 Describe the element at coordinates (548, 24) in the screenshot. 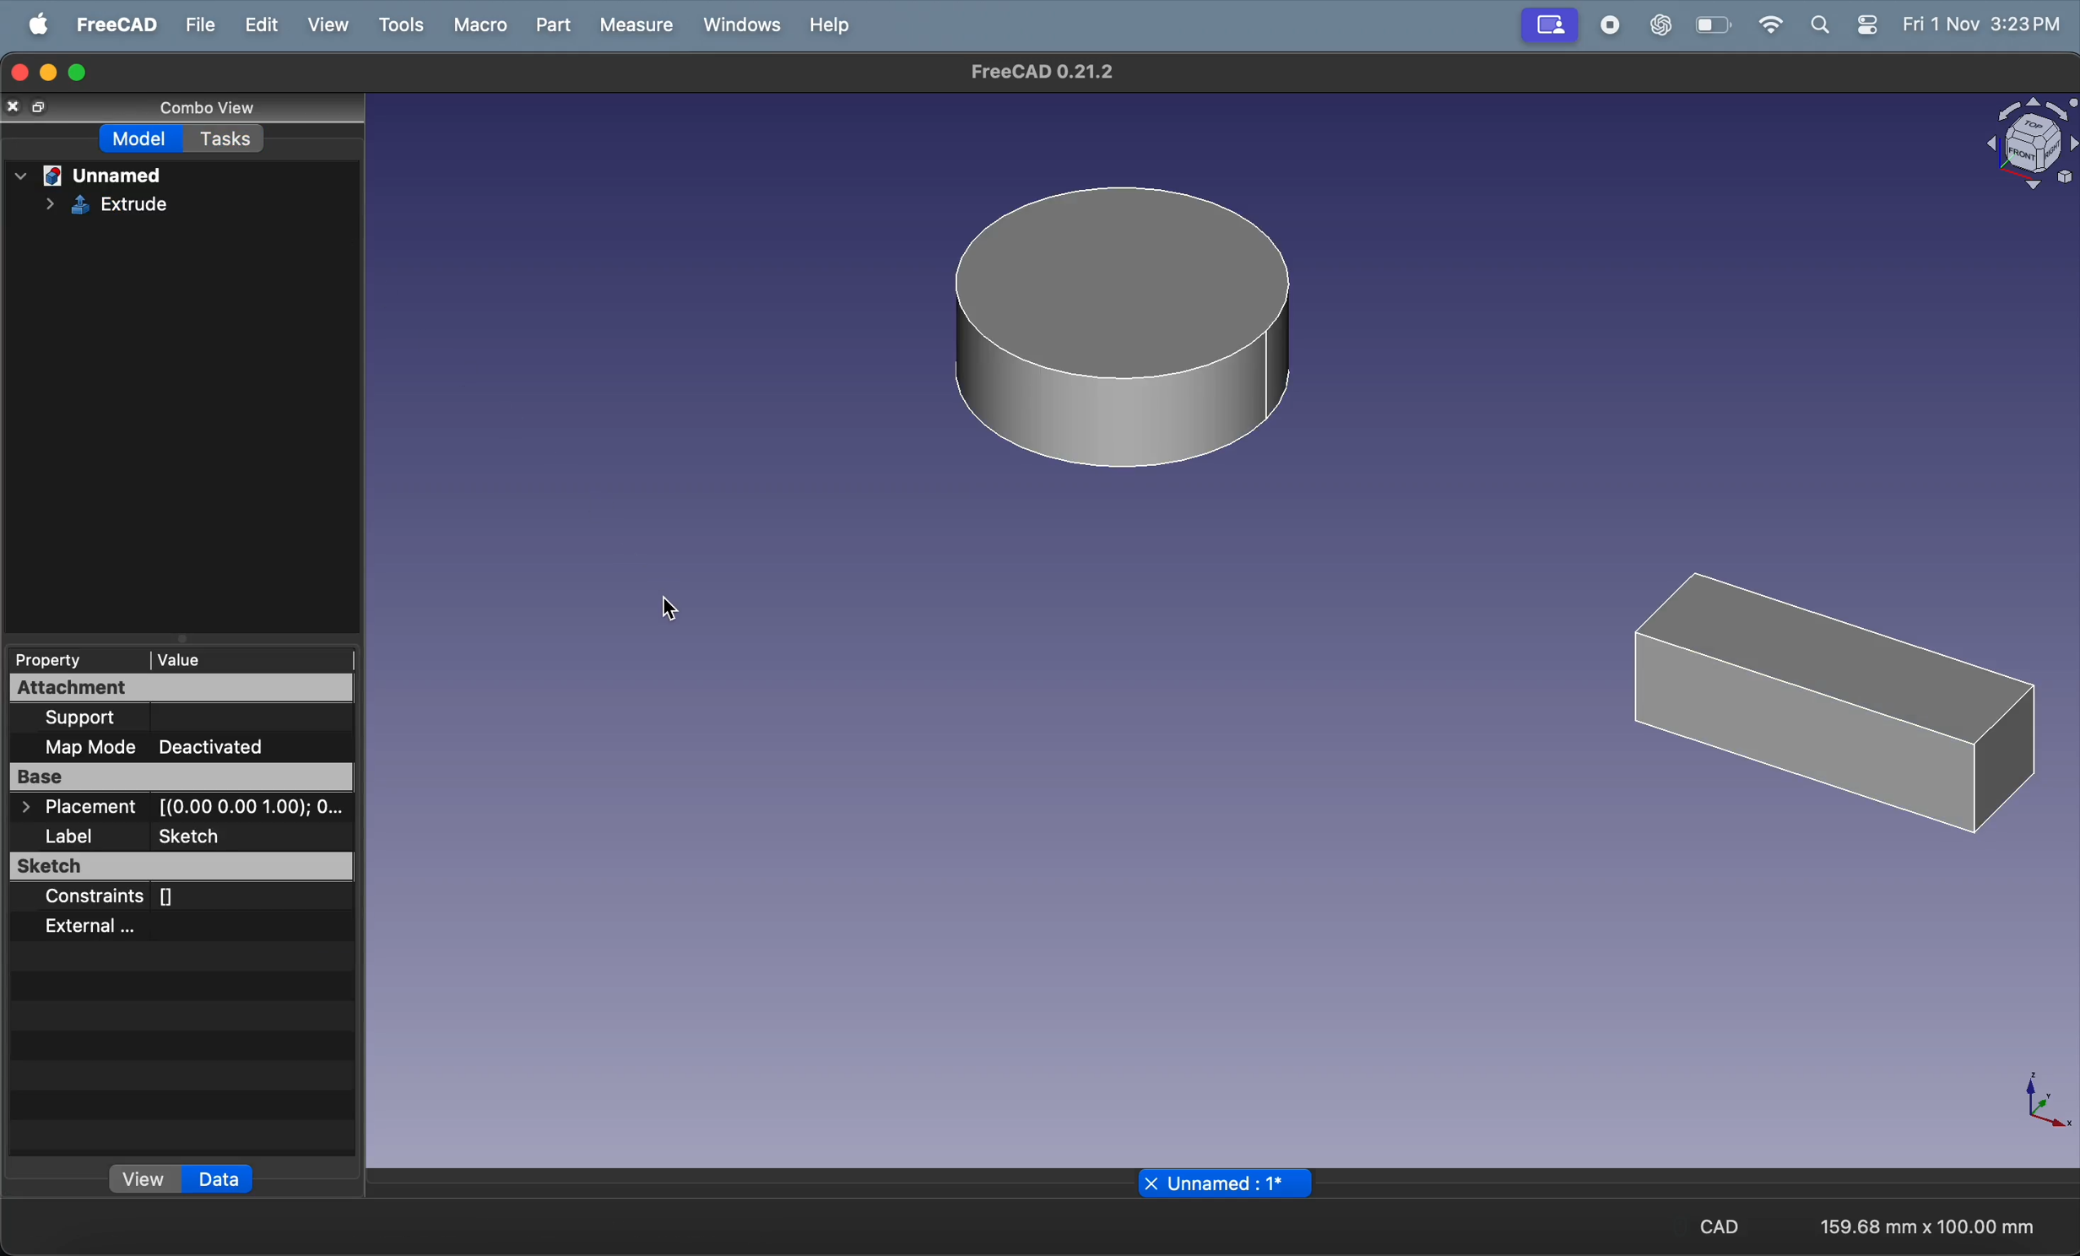

I see `Part` at that location.